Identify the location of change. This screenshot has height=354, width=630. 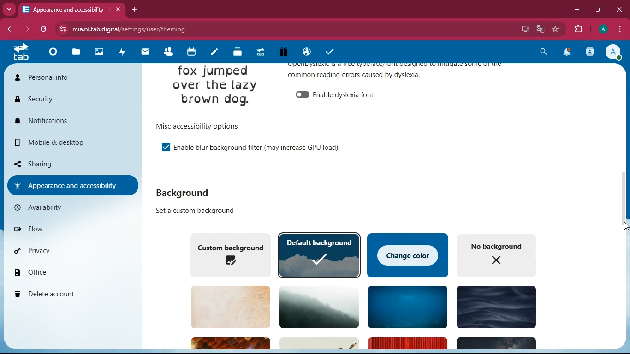
(407, 254).